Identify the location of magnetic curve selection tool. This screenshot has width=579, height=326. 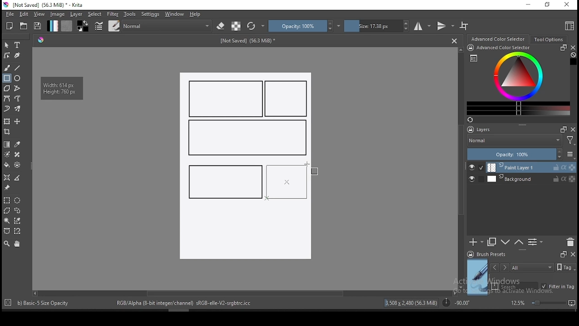
(16, 231).